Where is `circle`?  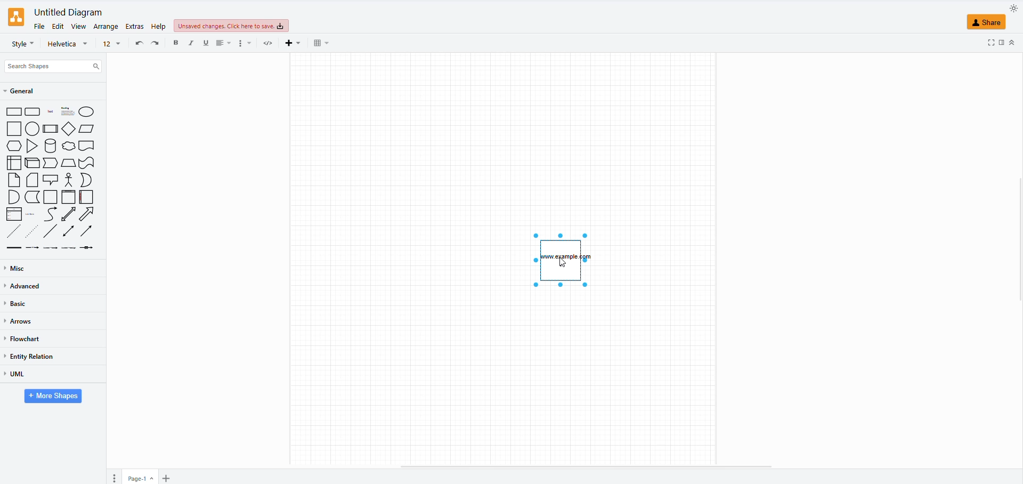 circle is located at coordinates (32, 130).